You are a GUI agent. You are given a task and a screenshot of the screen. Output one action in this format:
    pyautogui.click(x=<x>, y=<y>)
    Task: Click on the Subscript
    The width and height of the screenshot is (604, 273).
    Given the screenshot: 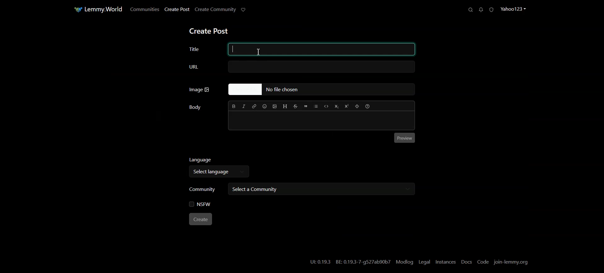 What is the action you would take?
    pyautogui.click(x=337, y=106)
    